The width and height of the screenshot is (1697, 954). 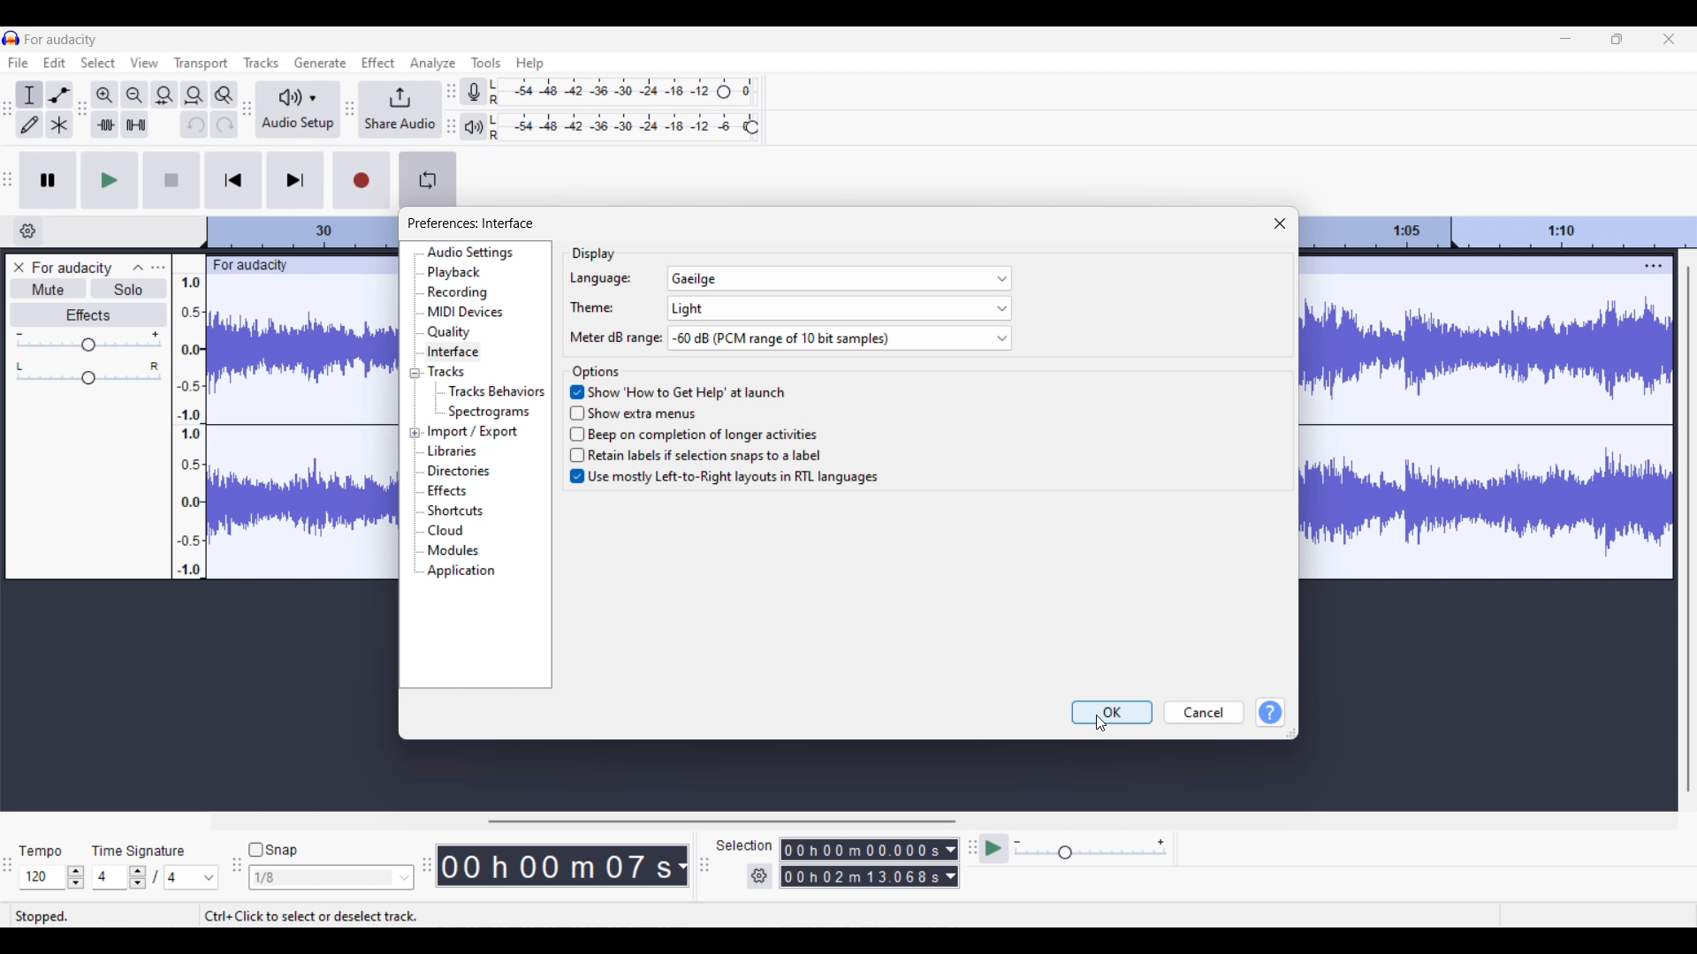 What do you see at coordinates (454, 511) in the screenshot?
I see `Shortcuts` at bounding box center [454, 511].